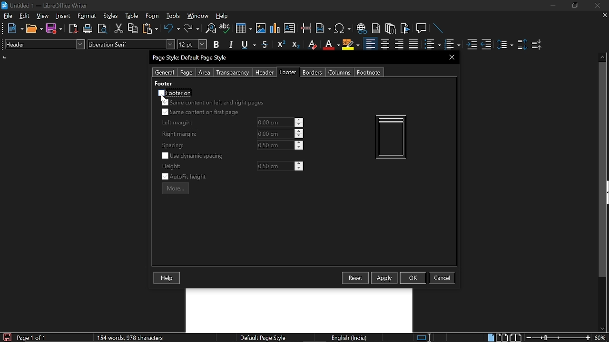 Image resolution: width=609 pixels, height=342 pixels. What do you see at coordinates (190, 177) in the screenshot?
I see `Auto fit height` at bounding box center [190, 177].